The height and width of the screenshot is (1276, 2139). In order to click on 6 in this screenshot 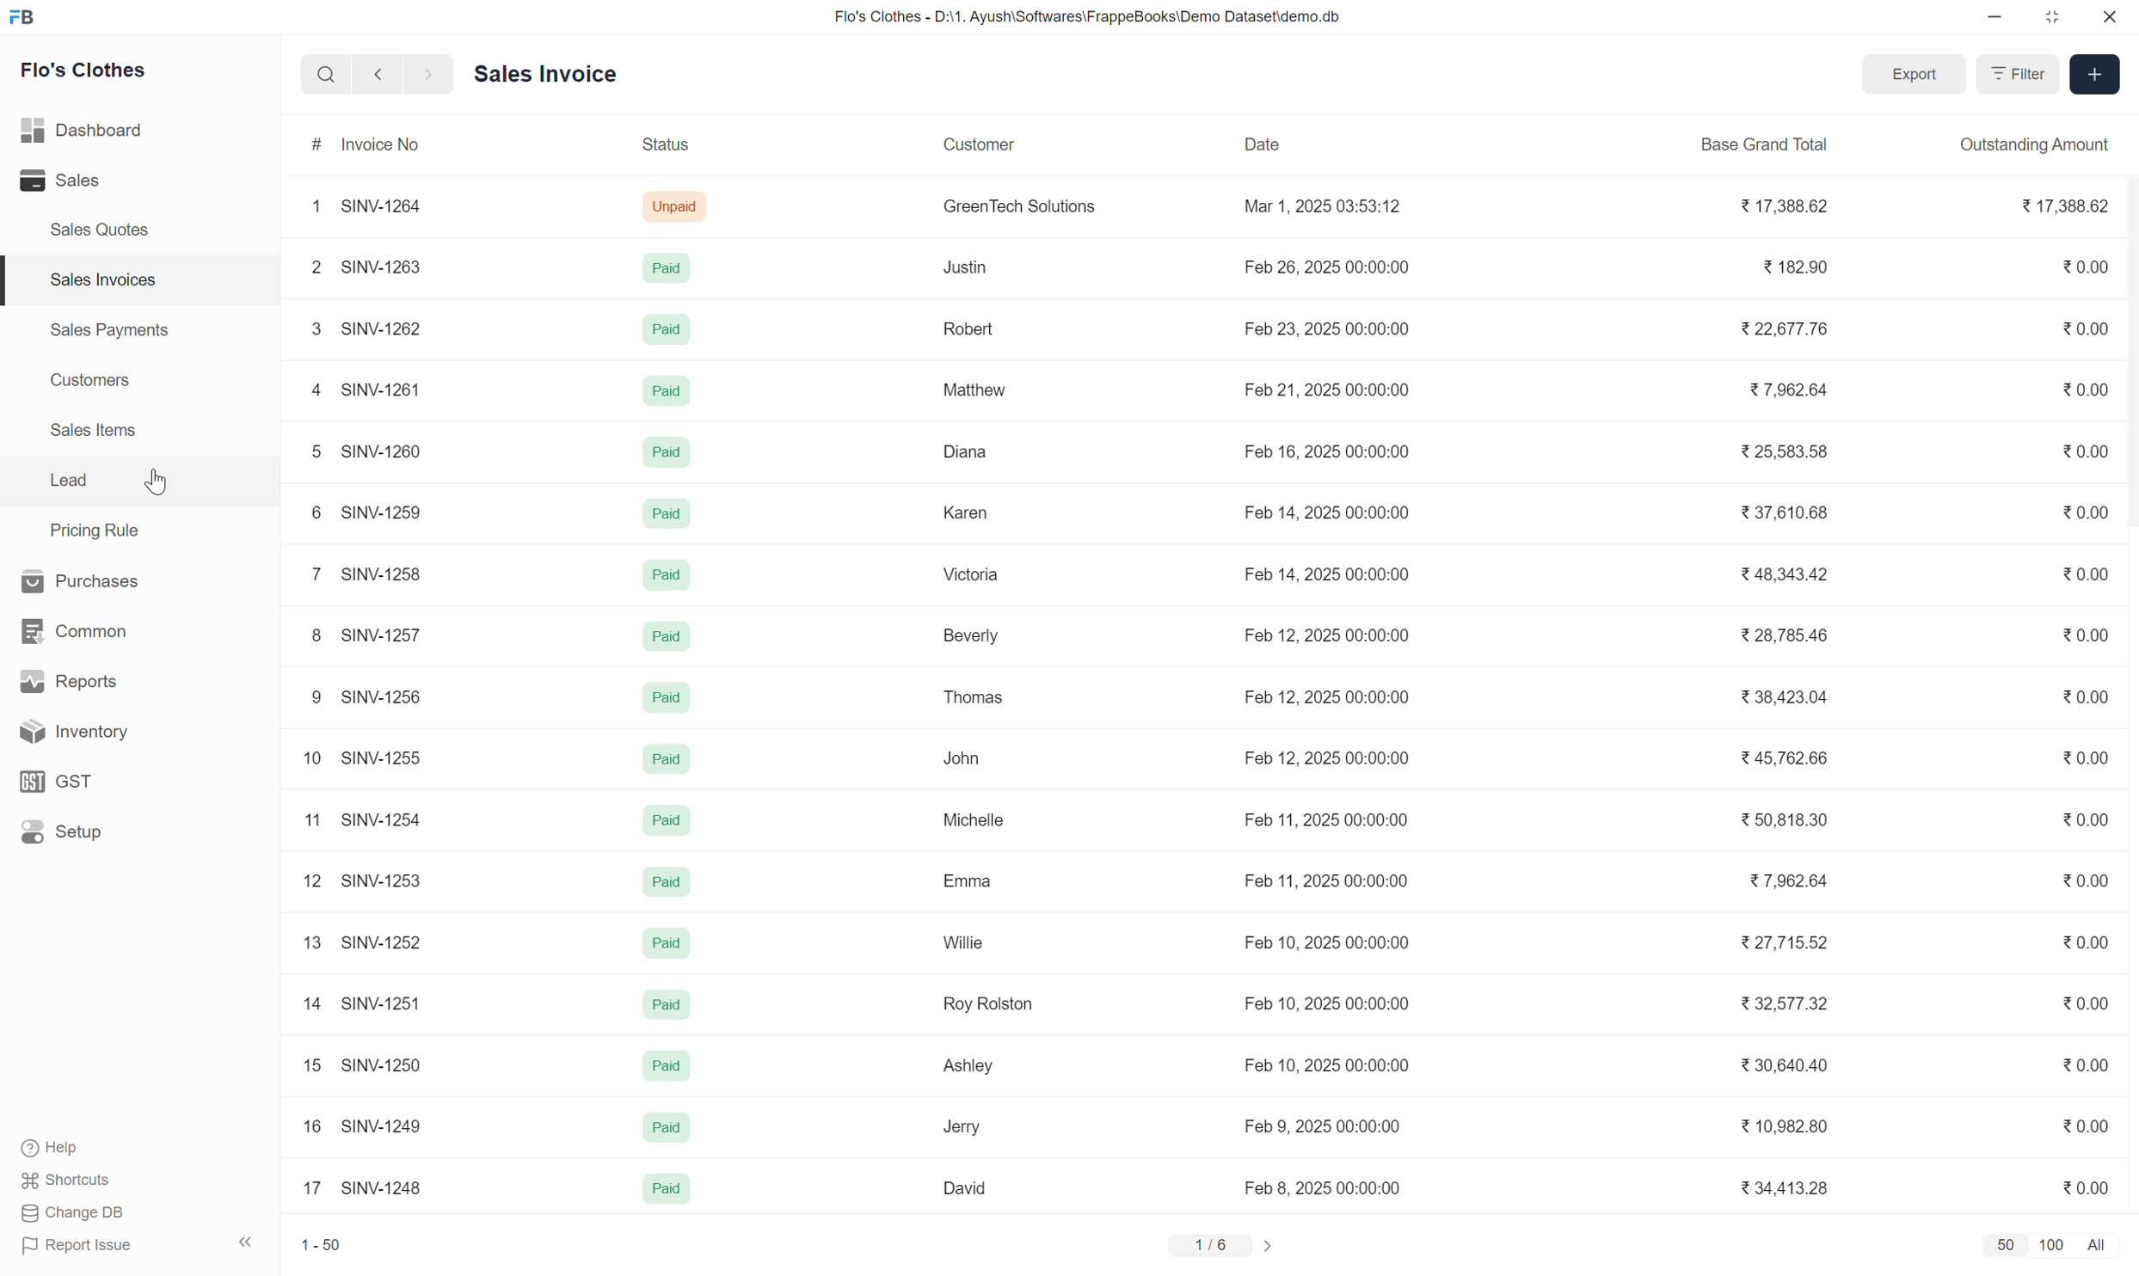, I will do `click(310, 510)`.